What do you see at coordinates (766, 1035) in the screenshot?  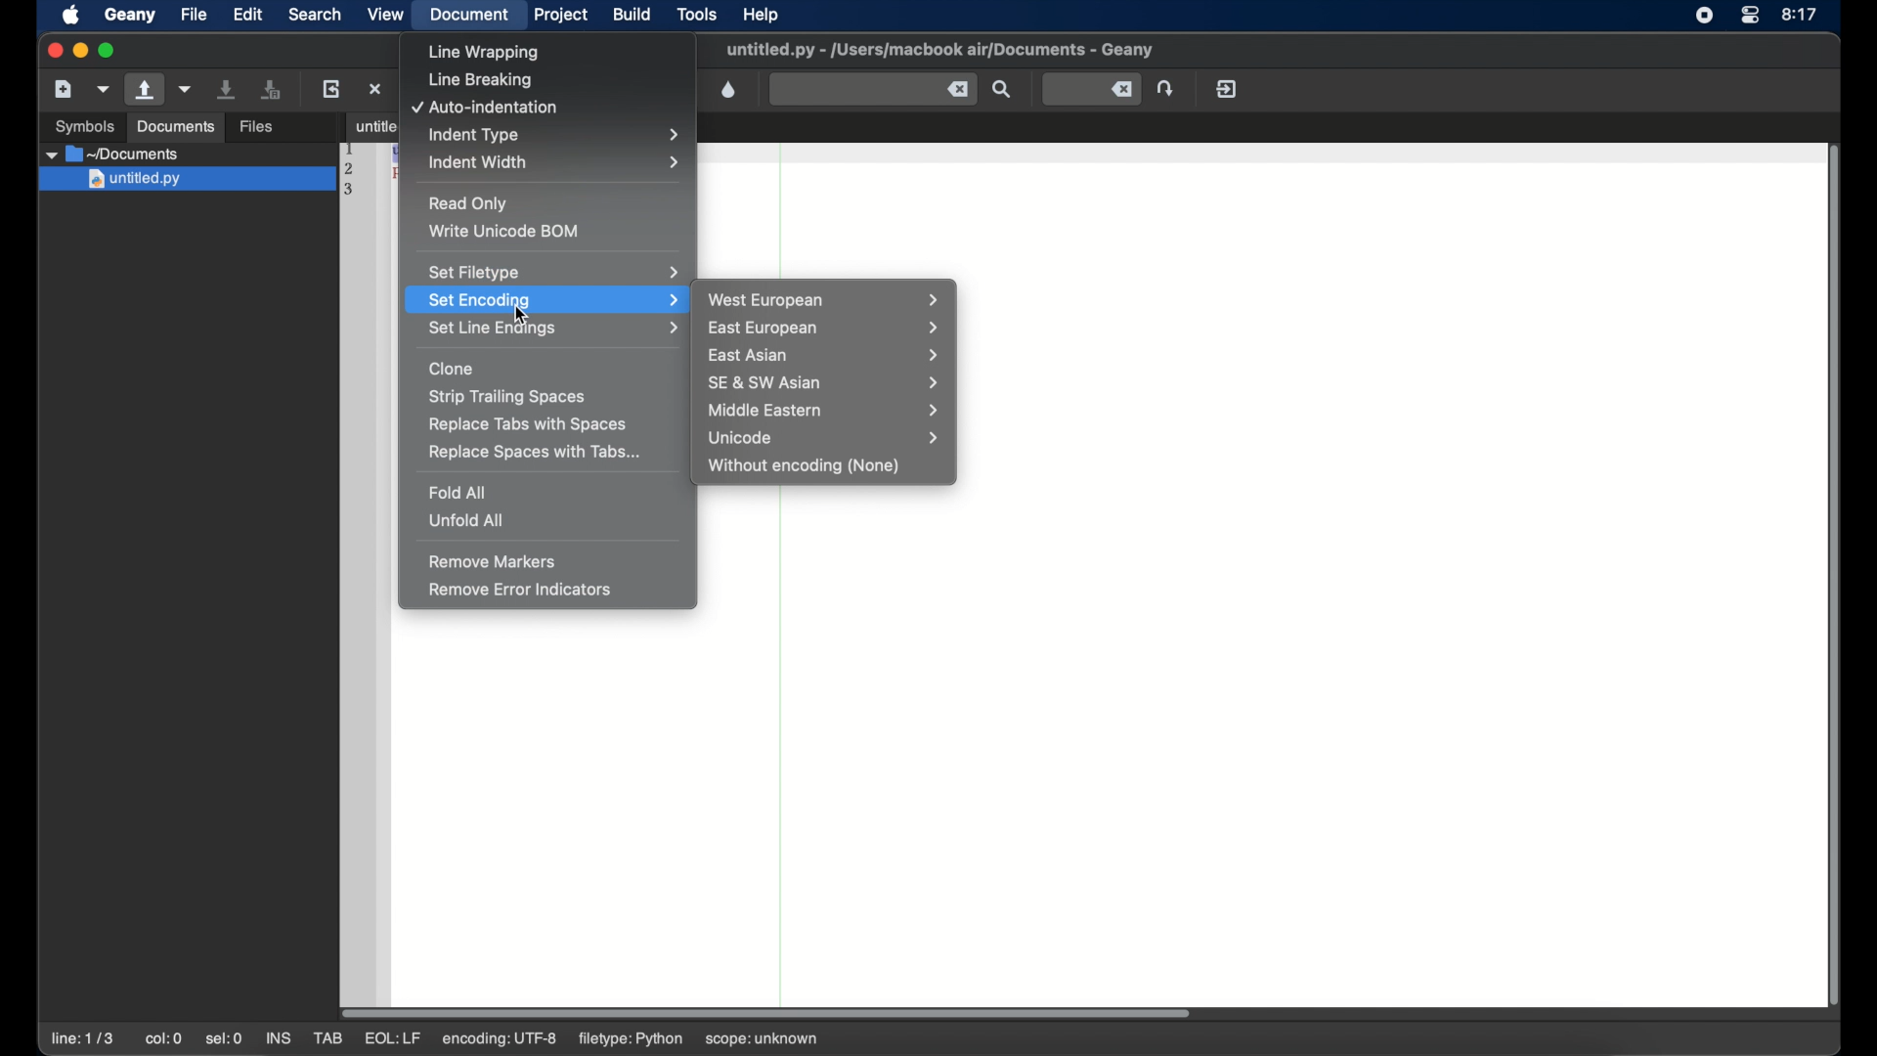 I see `scope: unknown` at bounding box center [766, 1035].